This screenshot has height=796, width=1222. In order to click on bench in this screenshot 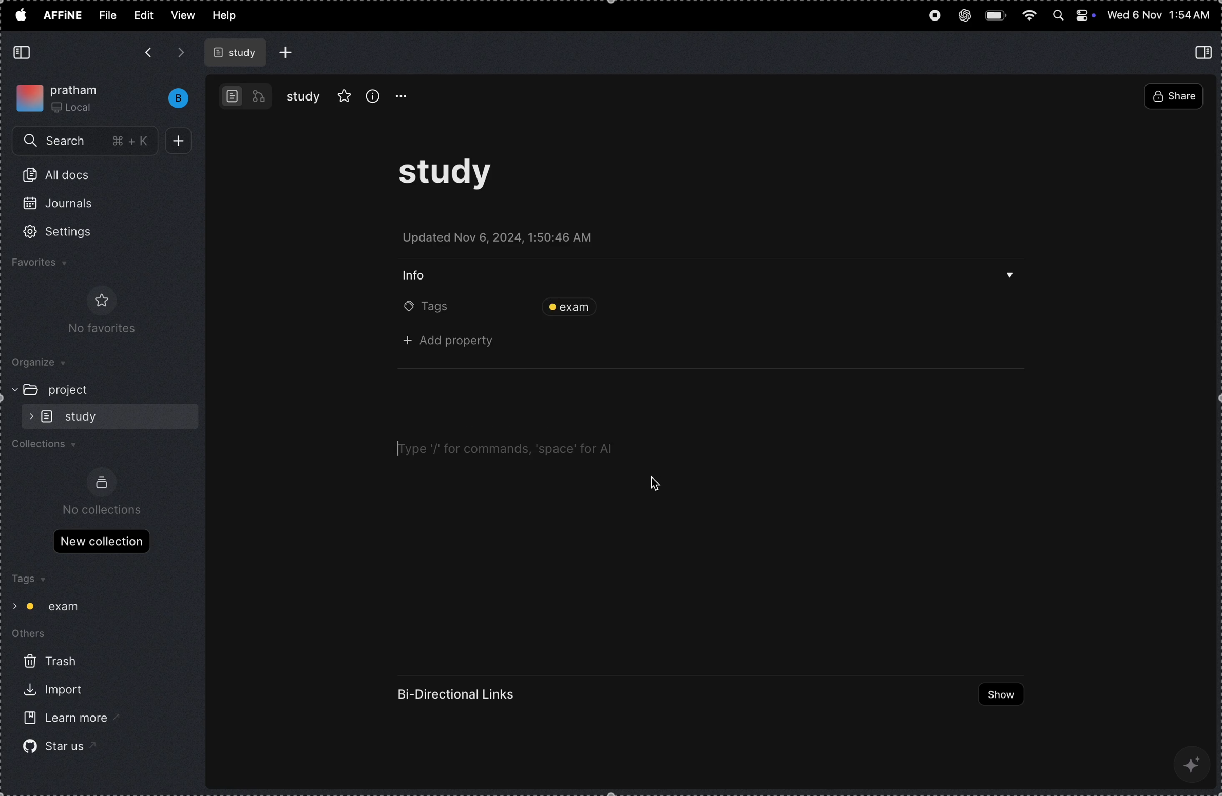, I will do `click(173, 98)`.